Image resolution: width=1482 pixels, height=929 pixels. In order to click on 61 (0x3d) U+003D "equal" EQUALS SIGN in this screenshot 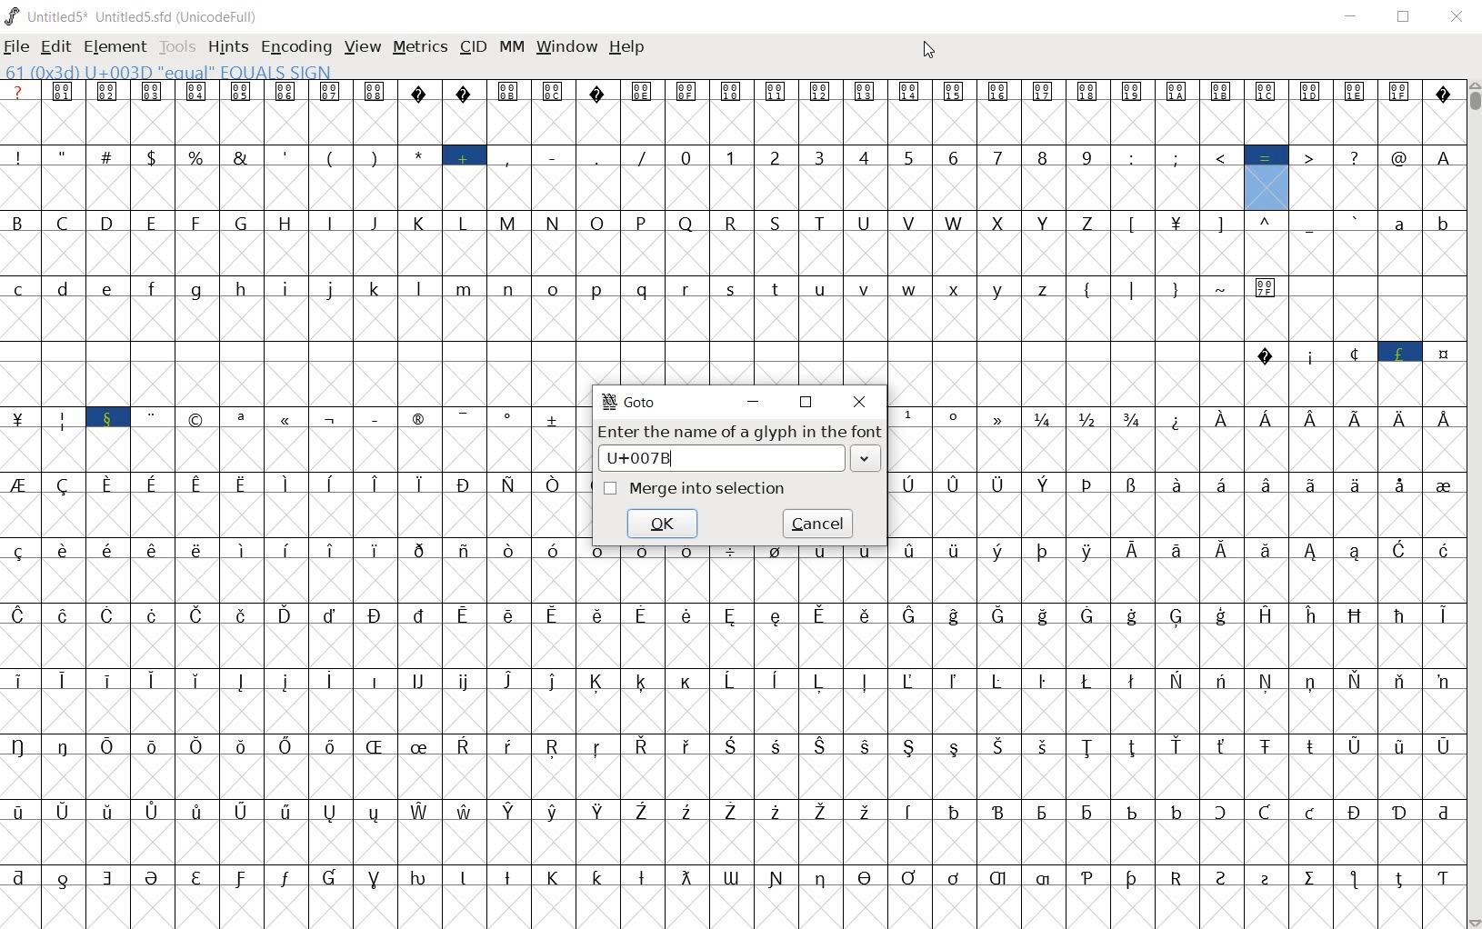, I will do `click(170, 73)`.